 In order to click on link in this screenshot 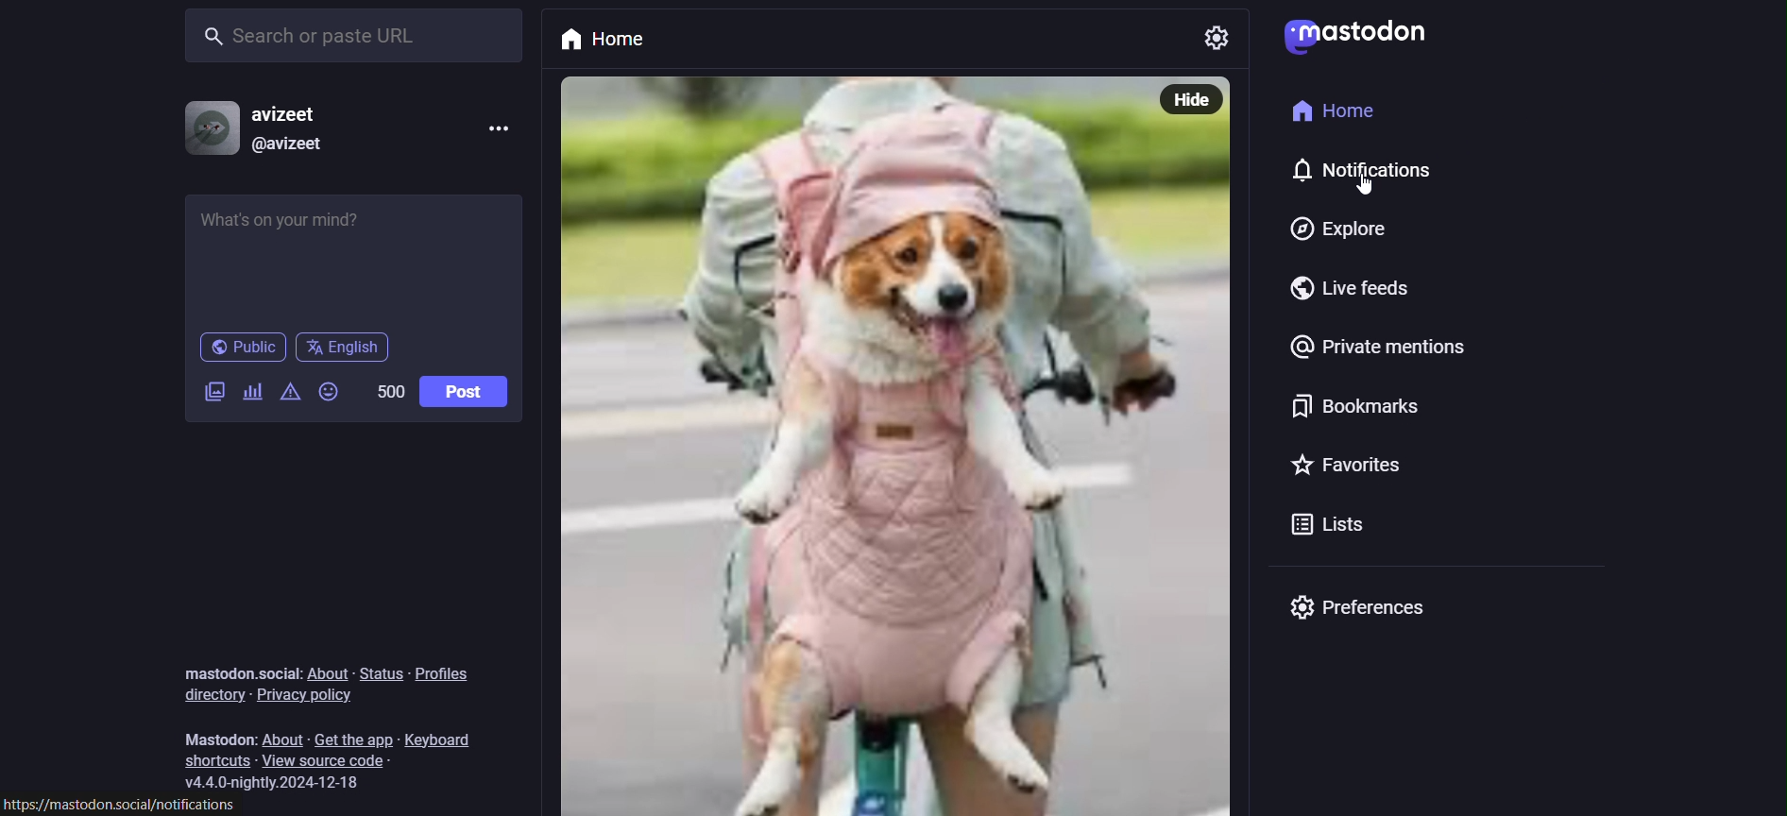, I will do `click(127, 806)`.